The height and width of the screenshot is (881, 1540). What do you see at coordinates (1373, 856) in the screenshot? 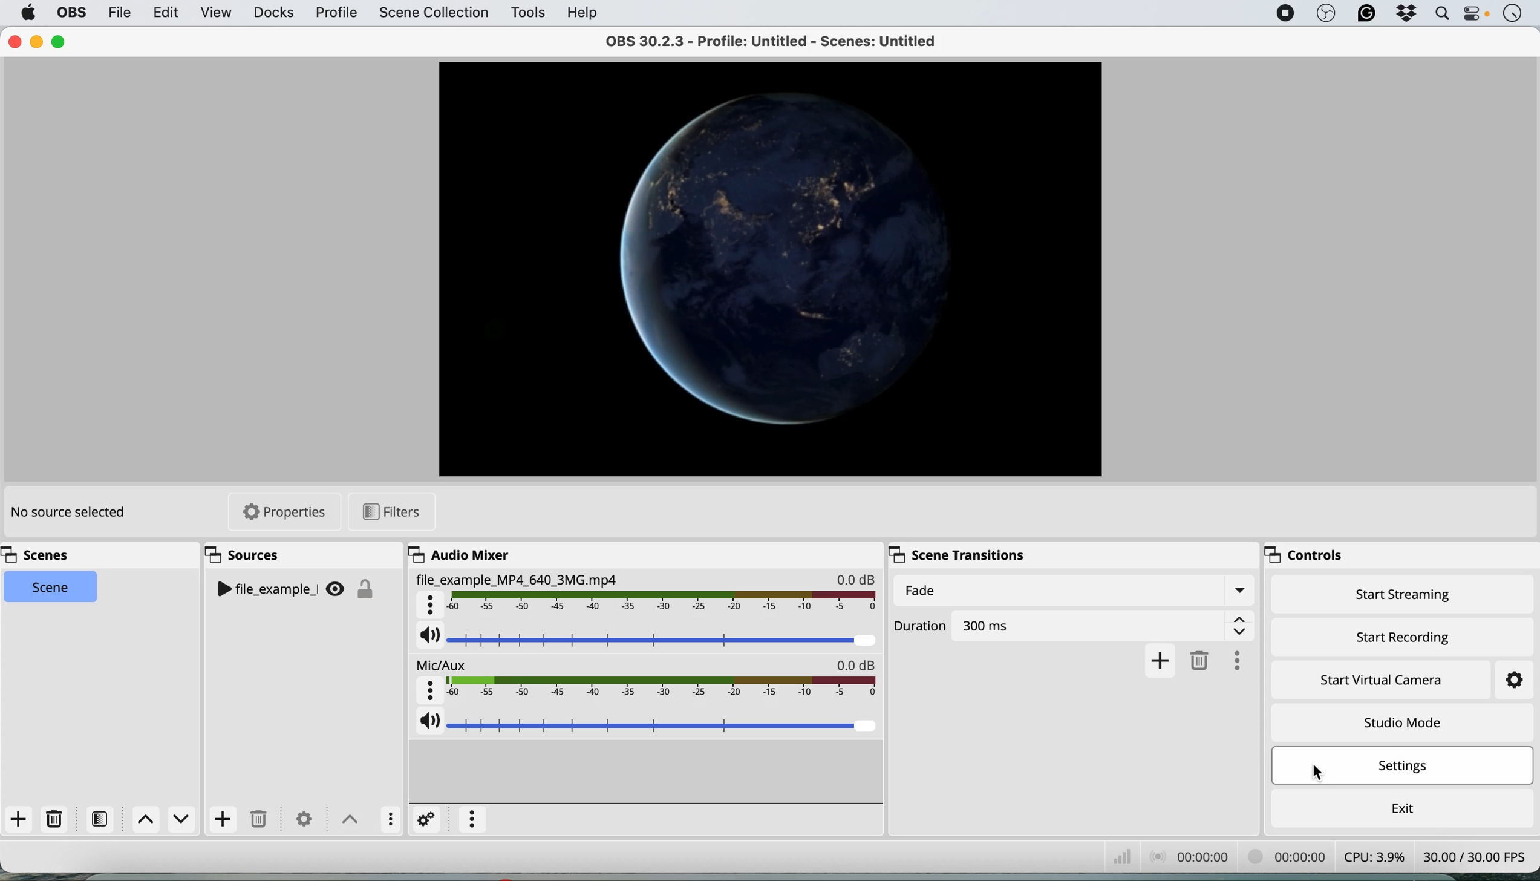
I see `cpu usage` at bounding box center [1373, 856].